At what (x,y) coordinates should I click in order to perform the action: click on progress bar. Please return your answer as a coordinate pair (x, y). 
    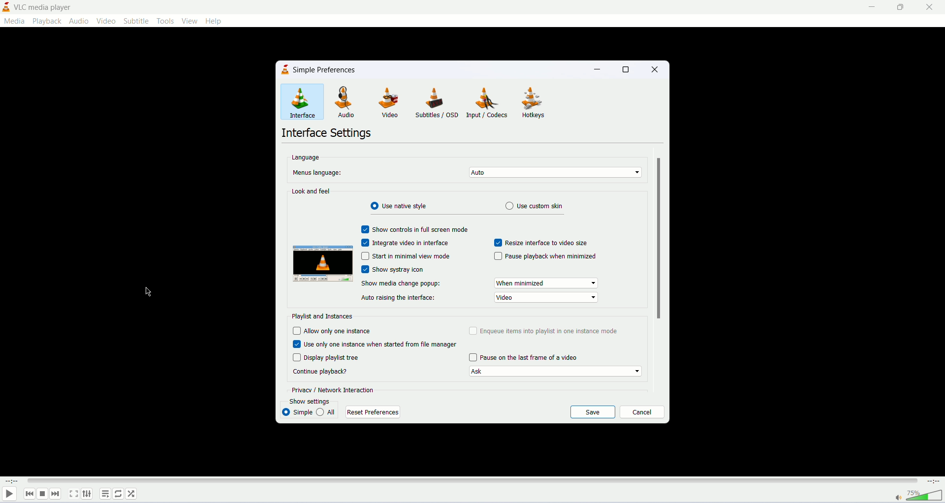
    Looking at the image, I should click on (474, 481).